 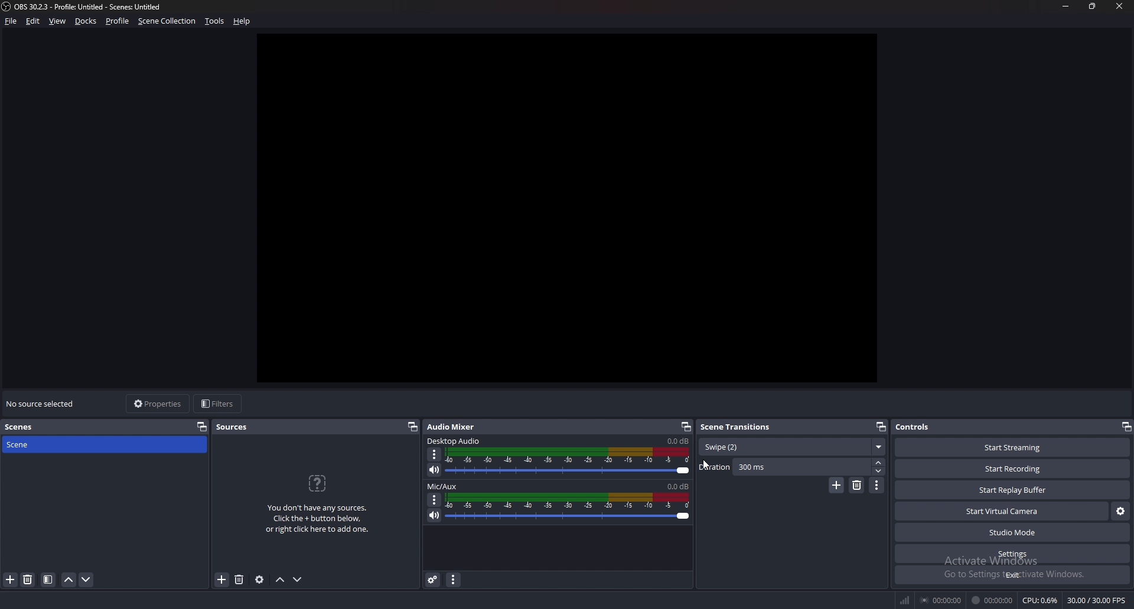 What do you see at coordinates (1013, 490) in the screenshot?
I see `start play buffer` at bounding box center [1013, 490].